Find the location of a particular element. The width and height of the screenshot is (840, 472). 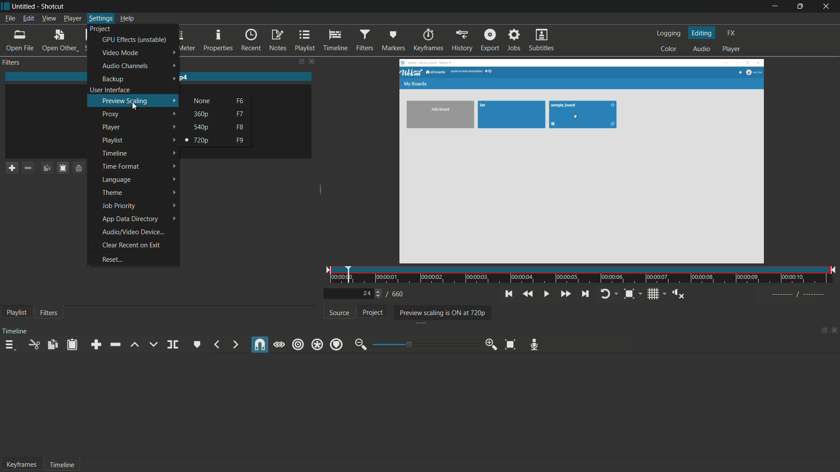

app data directory is located at coordinates (129, 219).